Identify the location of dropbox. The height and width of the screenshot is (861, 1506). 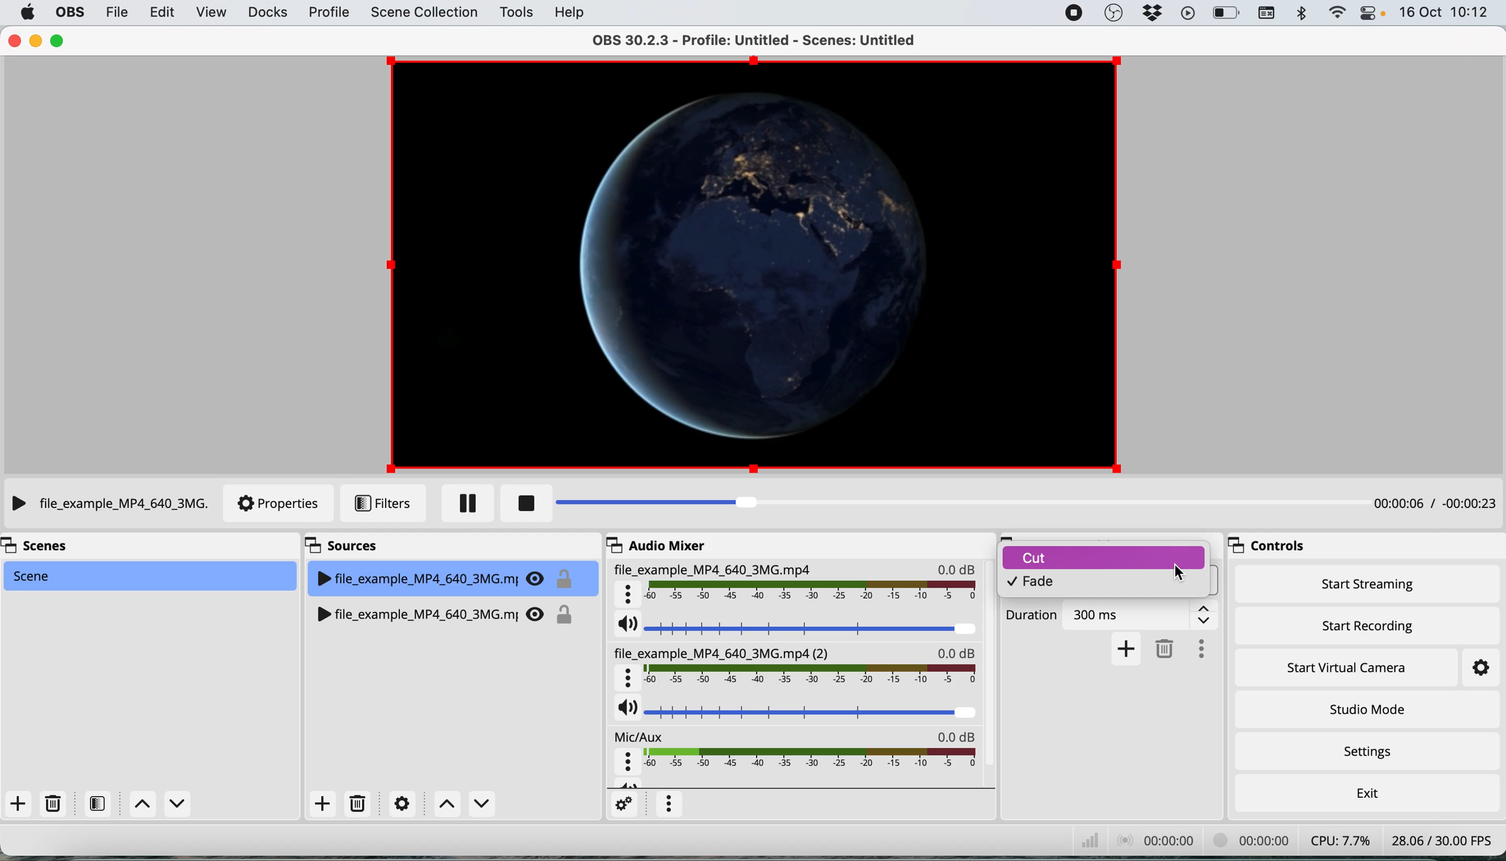
(1153, 11).